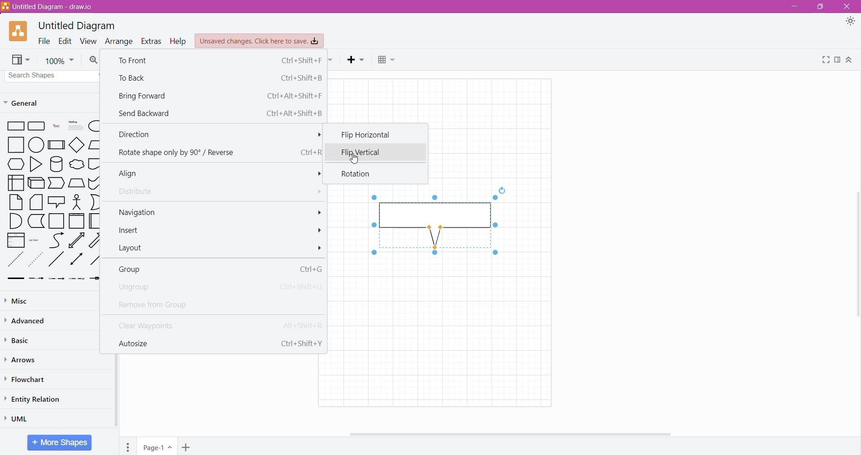  Describe the element at coordinates (77, 183) in the screenshot. I see `manual input` at that location.